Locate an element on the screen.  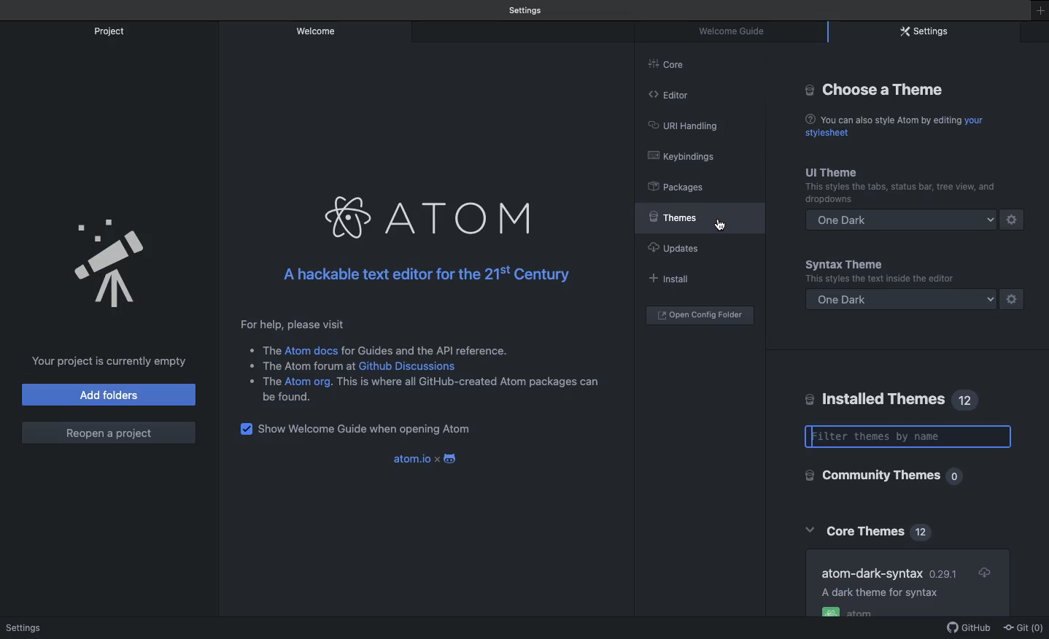
For help, please visit is located at coordinates (293, 323).